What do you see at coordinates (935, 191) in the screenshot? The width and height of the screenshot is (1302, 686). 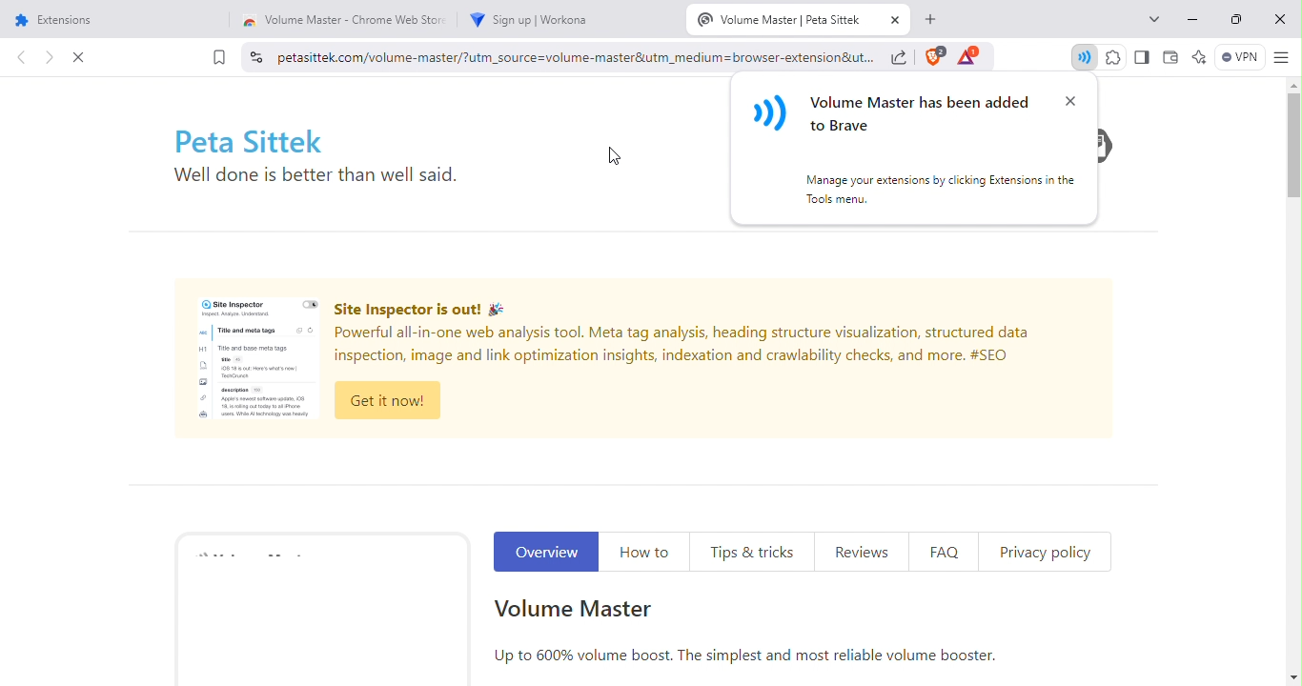 I see `Information` at bounding box center [935, 191].